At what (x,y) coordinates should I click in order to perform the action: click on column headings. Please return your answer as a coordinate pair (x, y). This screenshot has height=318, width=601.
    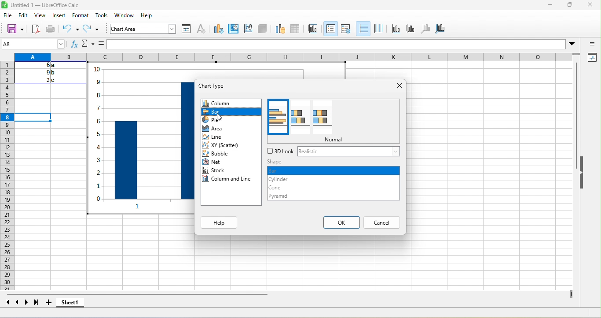
    Looking at the image, I should click on (298, 57).